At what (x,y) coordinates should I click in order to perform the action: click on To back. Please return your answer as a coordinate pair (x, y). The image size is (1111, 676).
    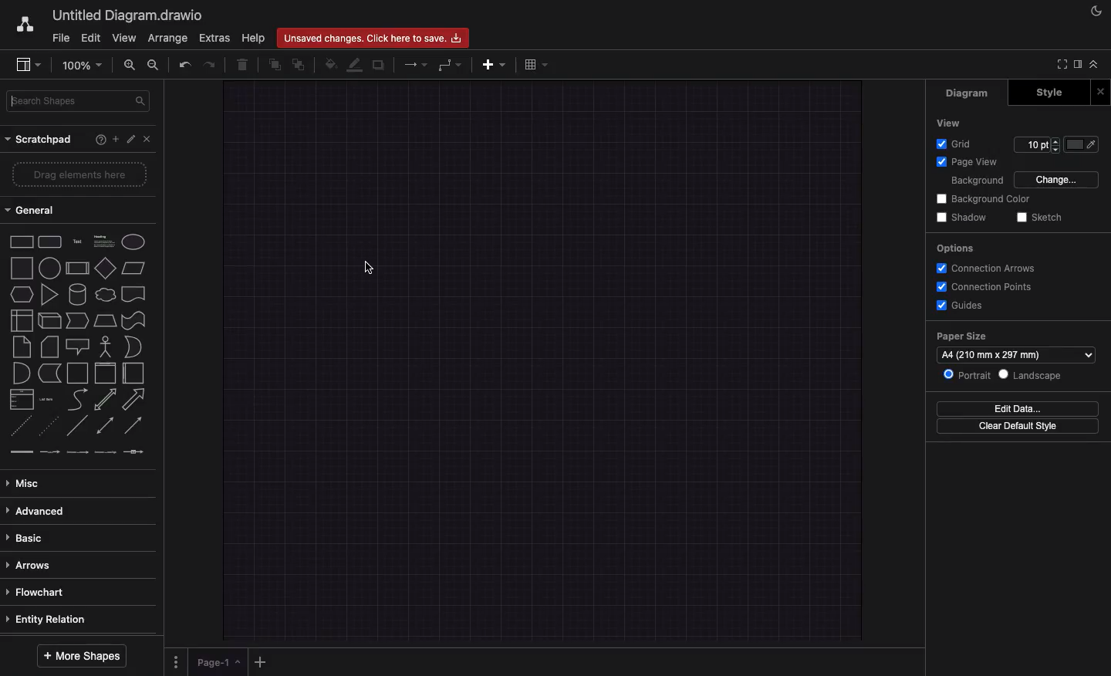
    Looking at the image, I should click on (300, 64).